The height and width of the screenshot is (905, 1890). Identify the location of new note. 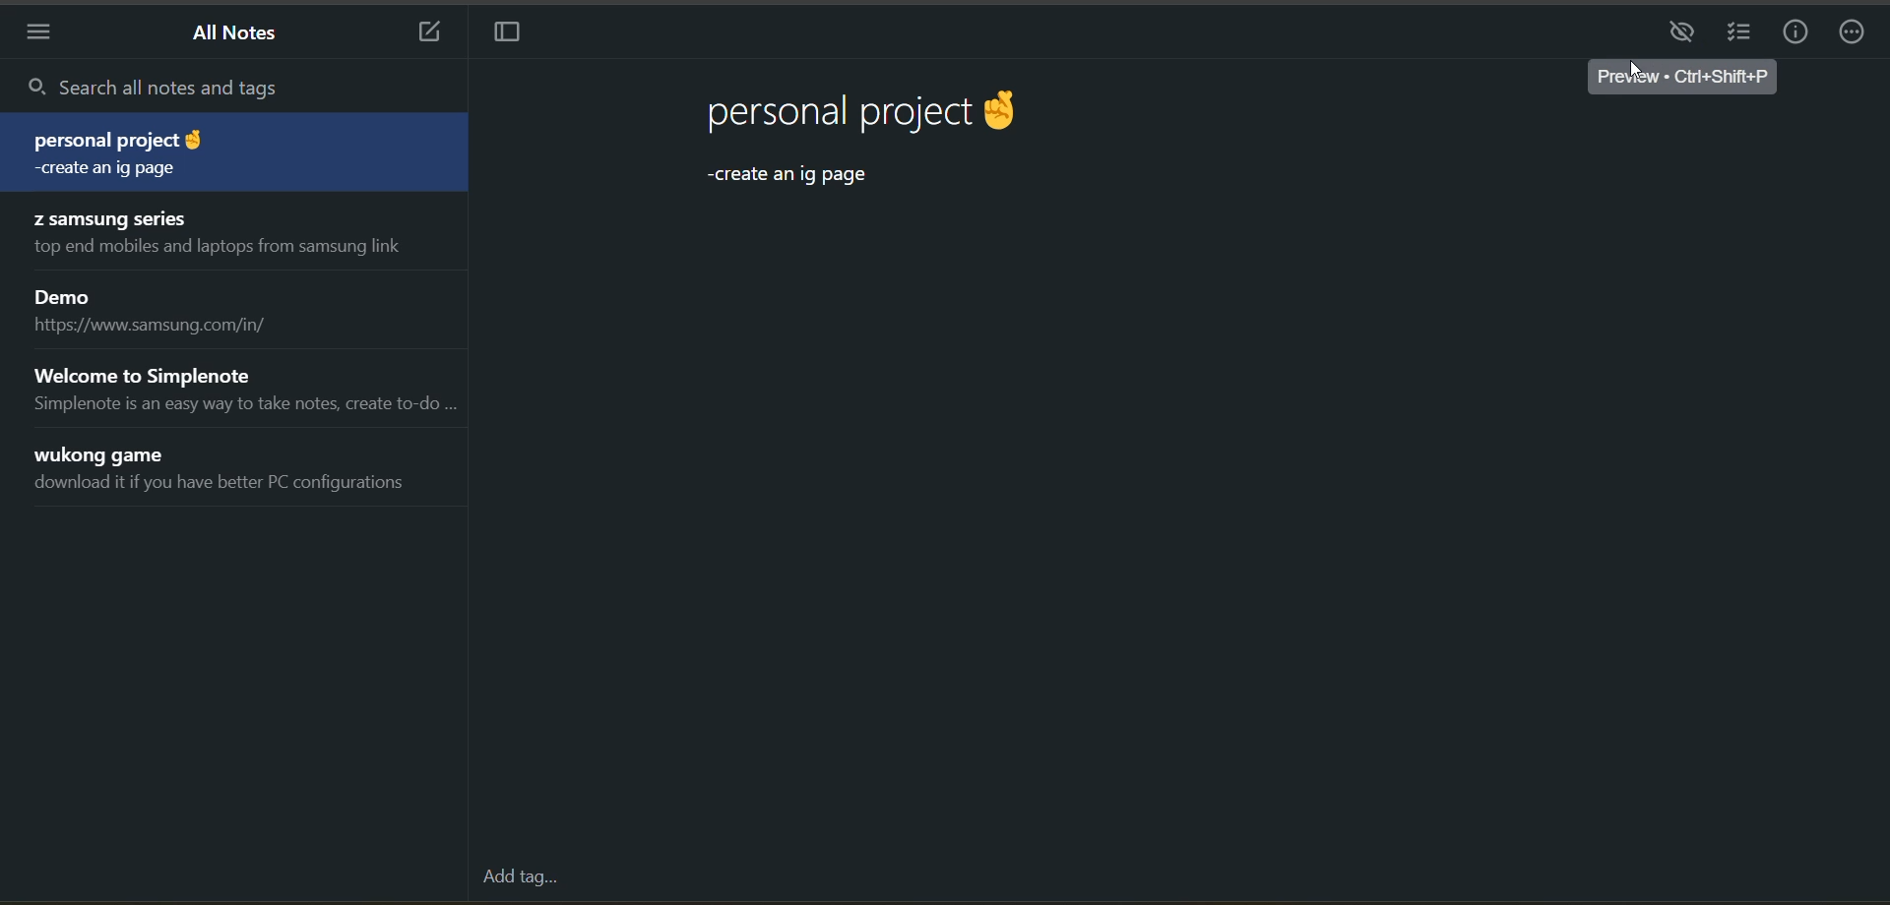
(431, 33).